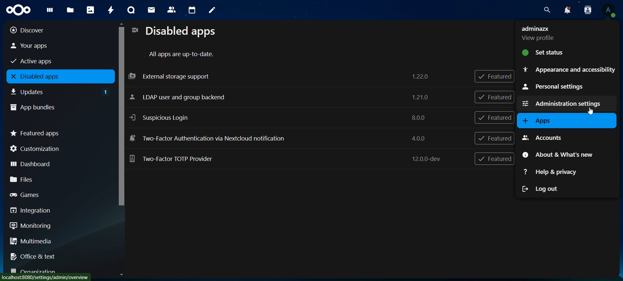 This screenshot has height=281, width=623. I want to click on close navigation, so click(134, 31).